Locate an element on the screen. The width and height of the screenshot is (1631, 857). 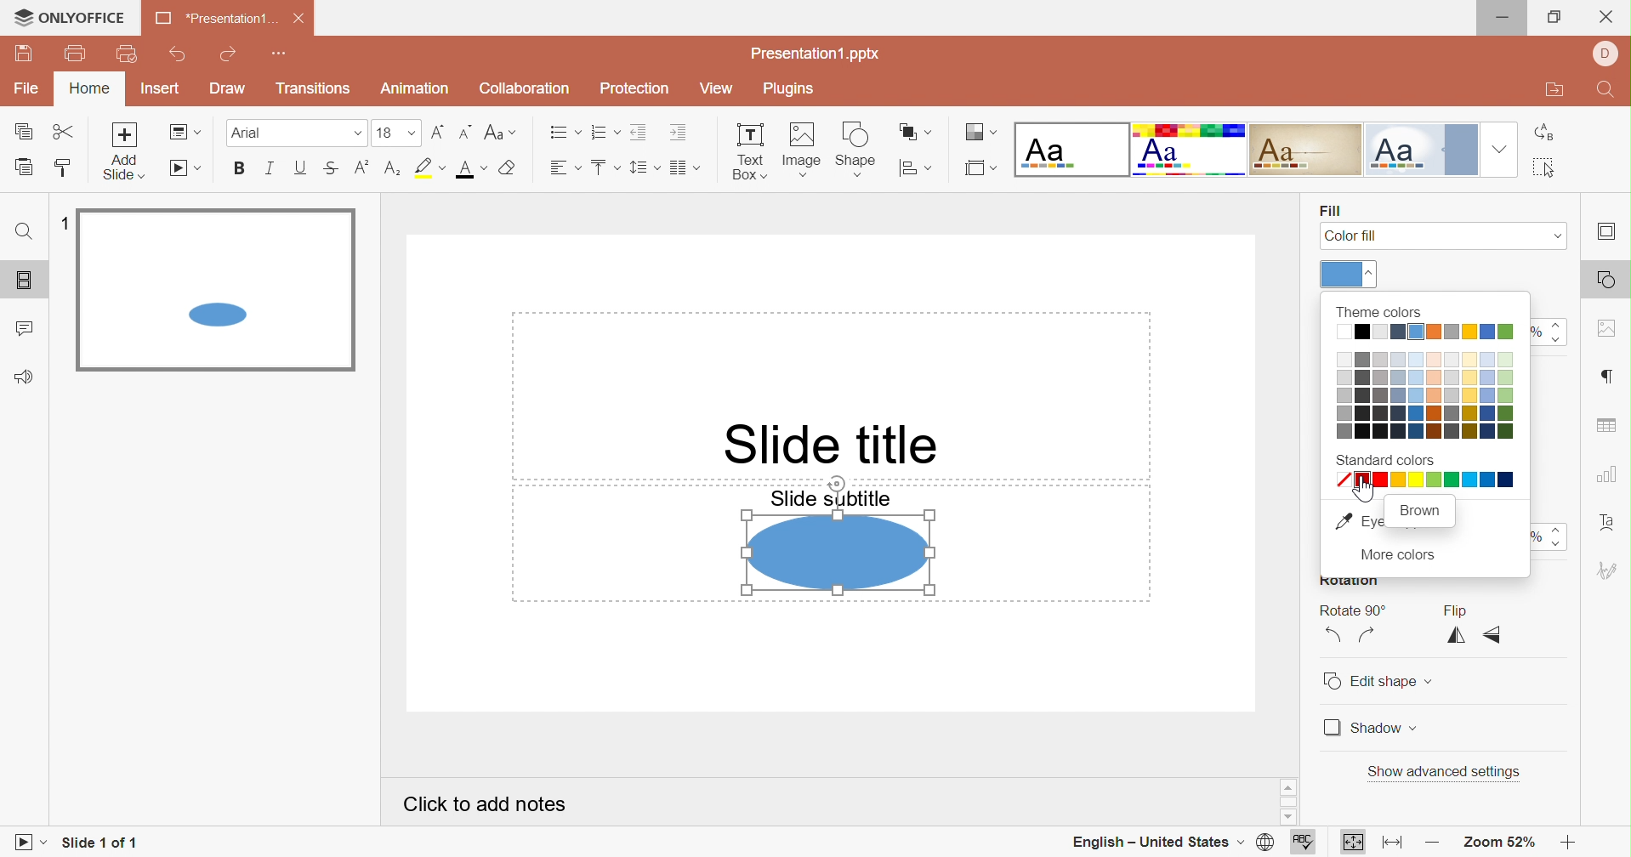
Text art settings is located at coordinates (1610, 520).